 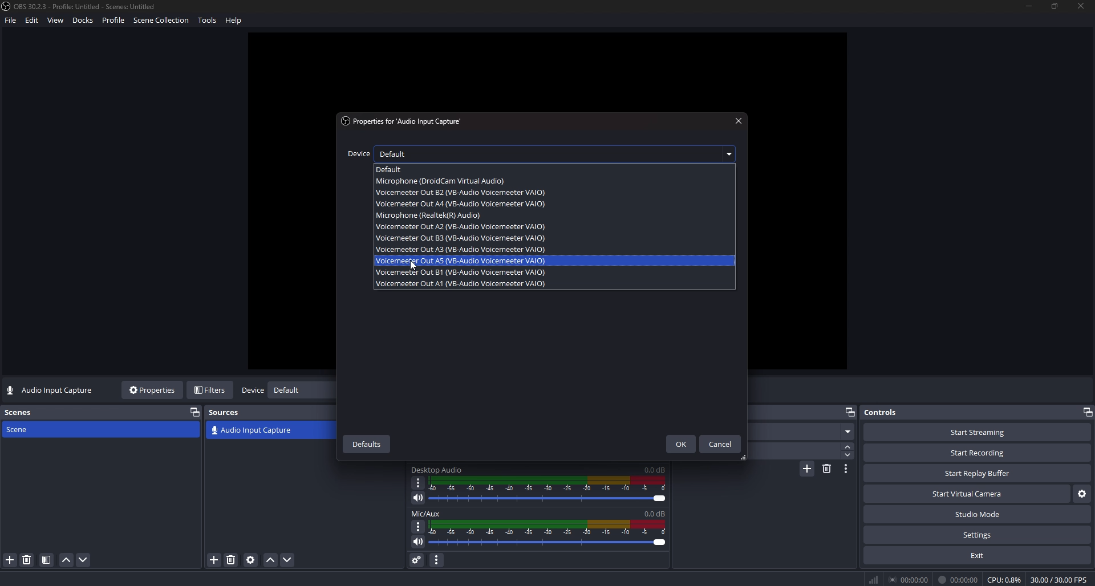 I want to click on voicemeeter out b2, so click(x=460, y=193).